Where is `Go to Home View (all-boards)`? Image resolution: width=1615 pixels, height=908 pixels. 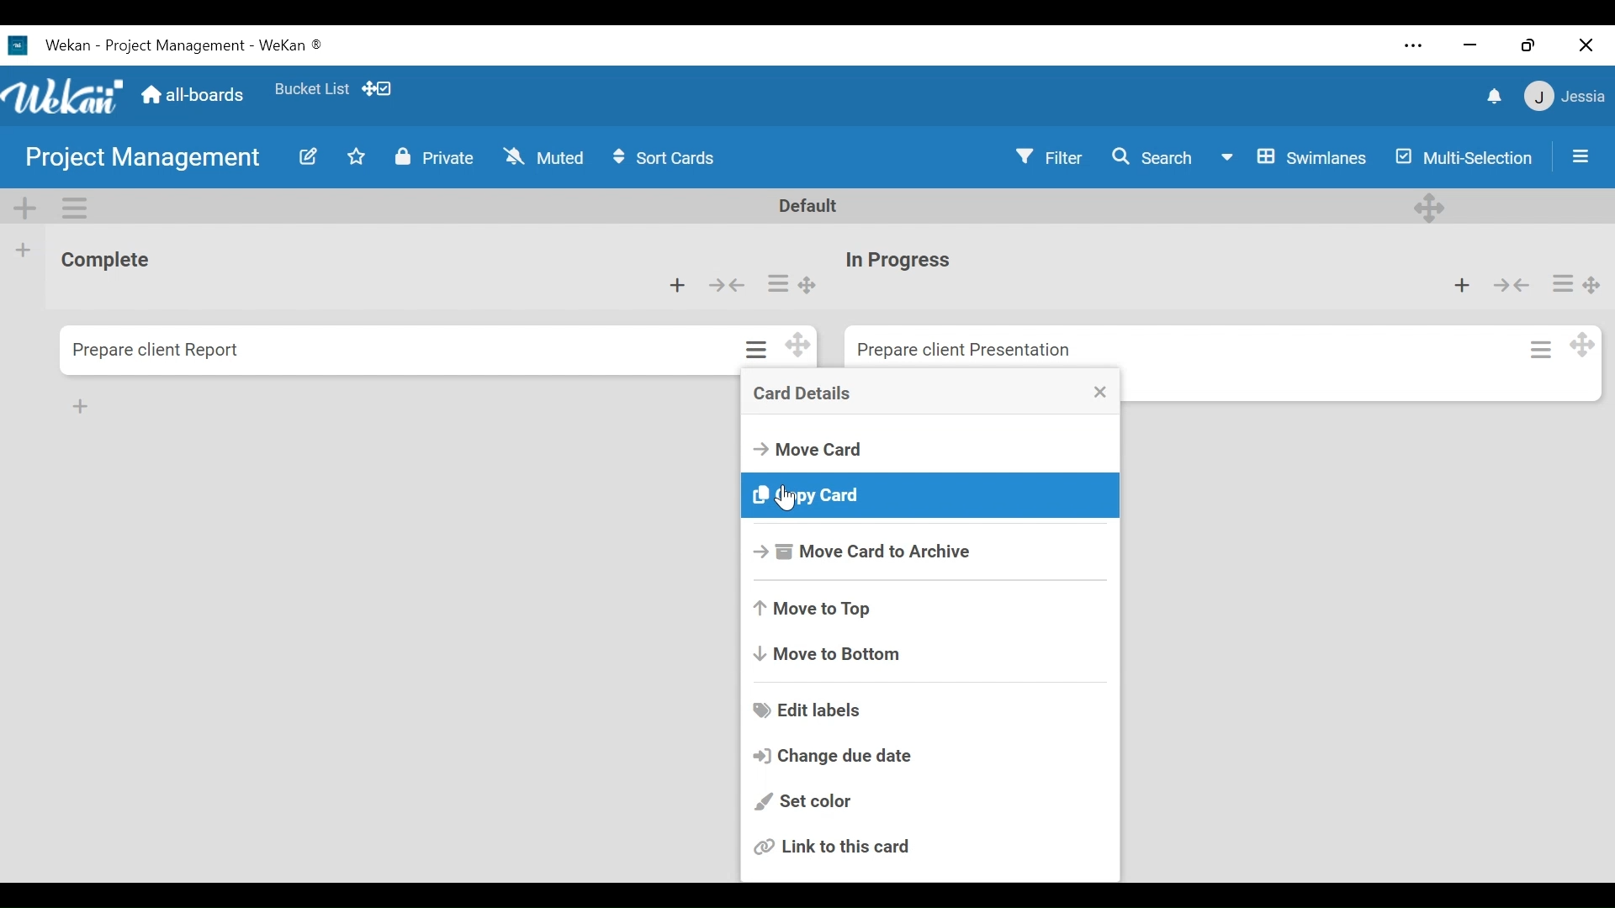
Go to Home View (all-boards) is located at coordinates (190, 95).